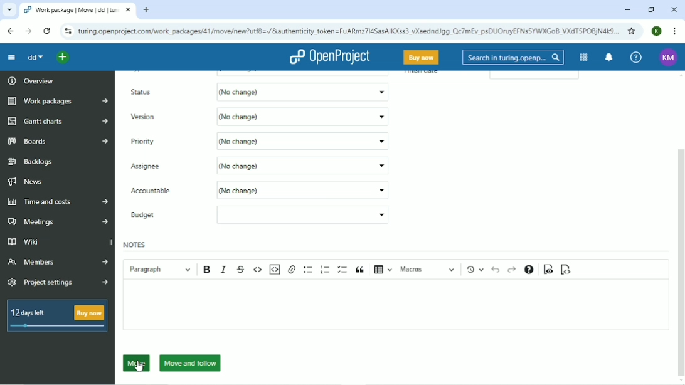 The height and width of the screenshot is (385, 685). Describe the element at coordinates (63, 58) in the screenshot. I see `Open quick add menu` at that location.